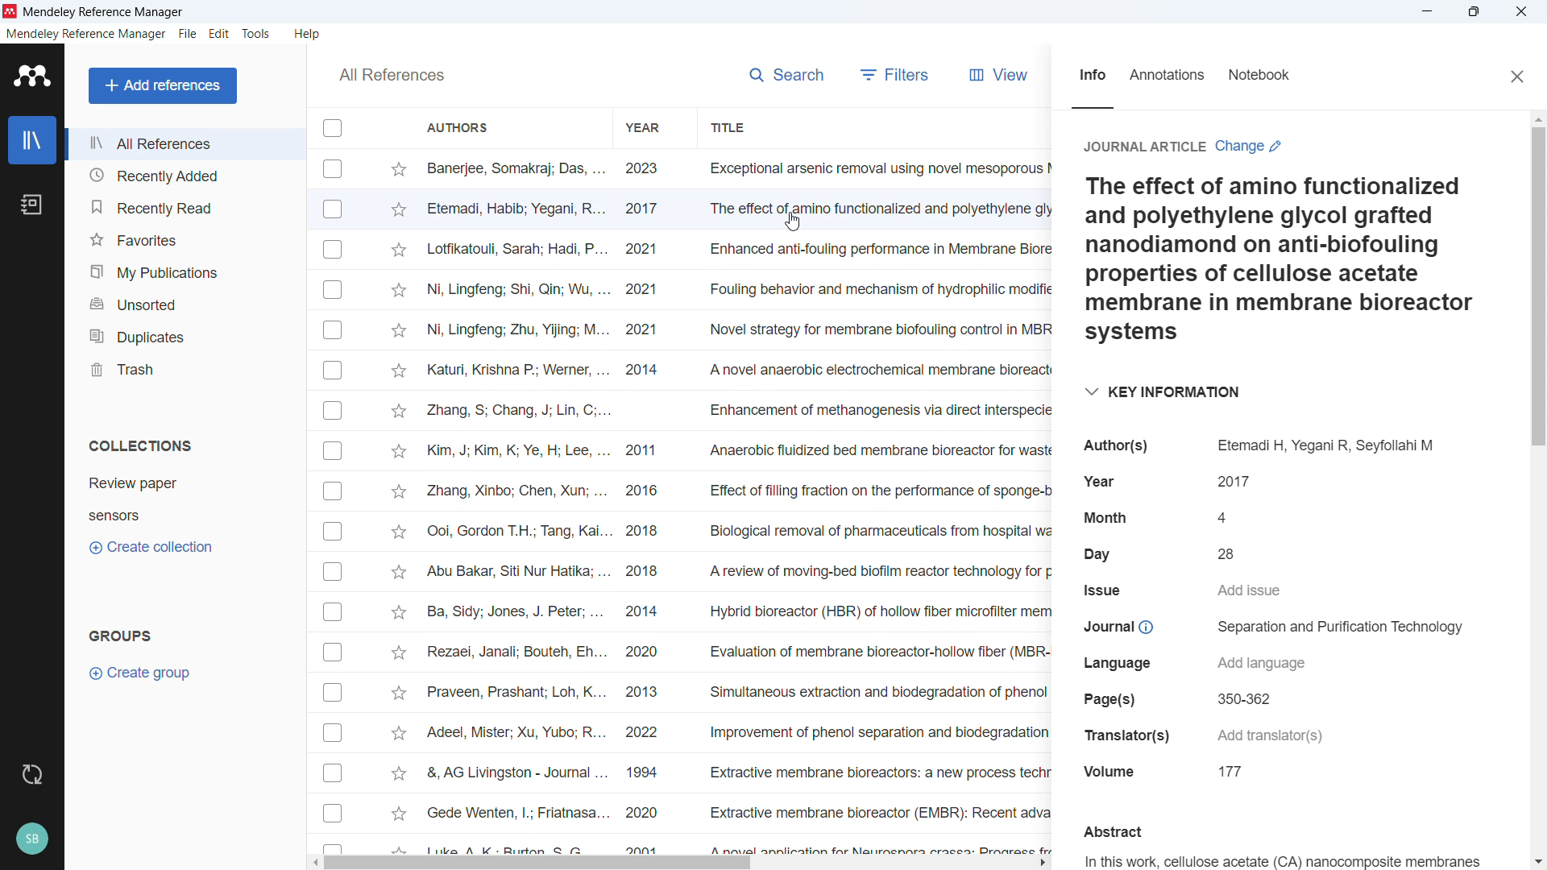 The height and width of the screenshot is (870, 1547). Describe the element at coordinates (539, 863) in the screenshot. I see `Horizontal scroll bar ` at that location.